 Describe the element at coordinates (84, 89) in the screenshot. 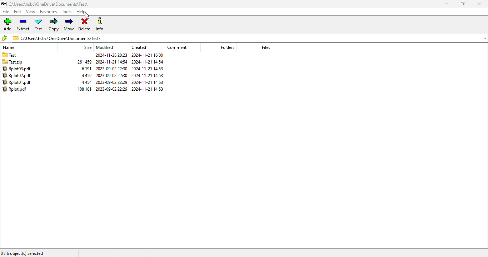

I see `108 181` at that location.